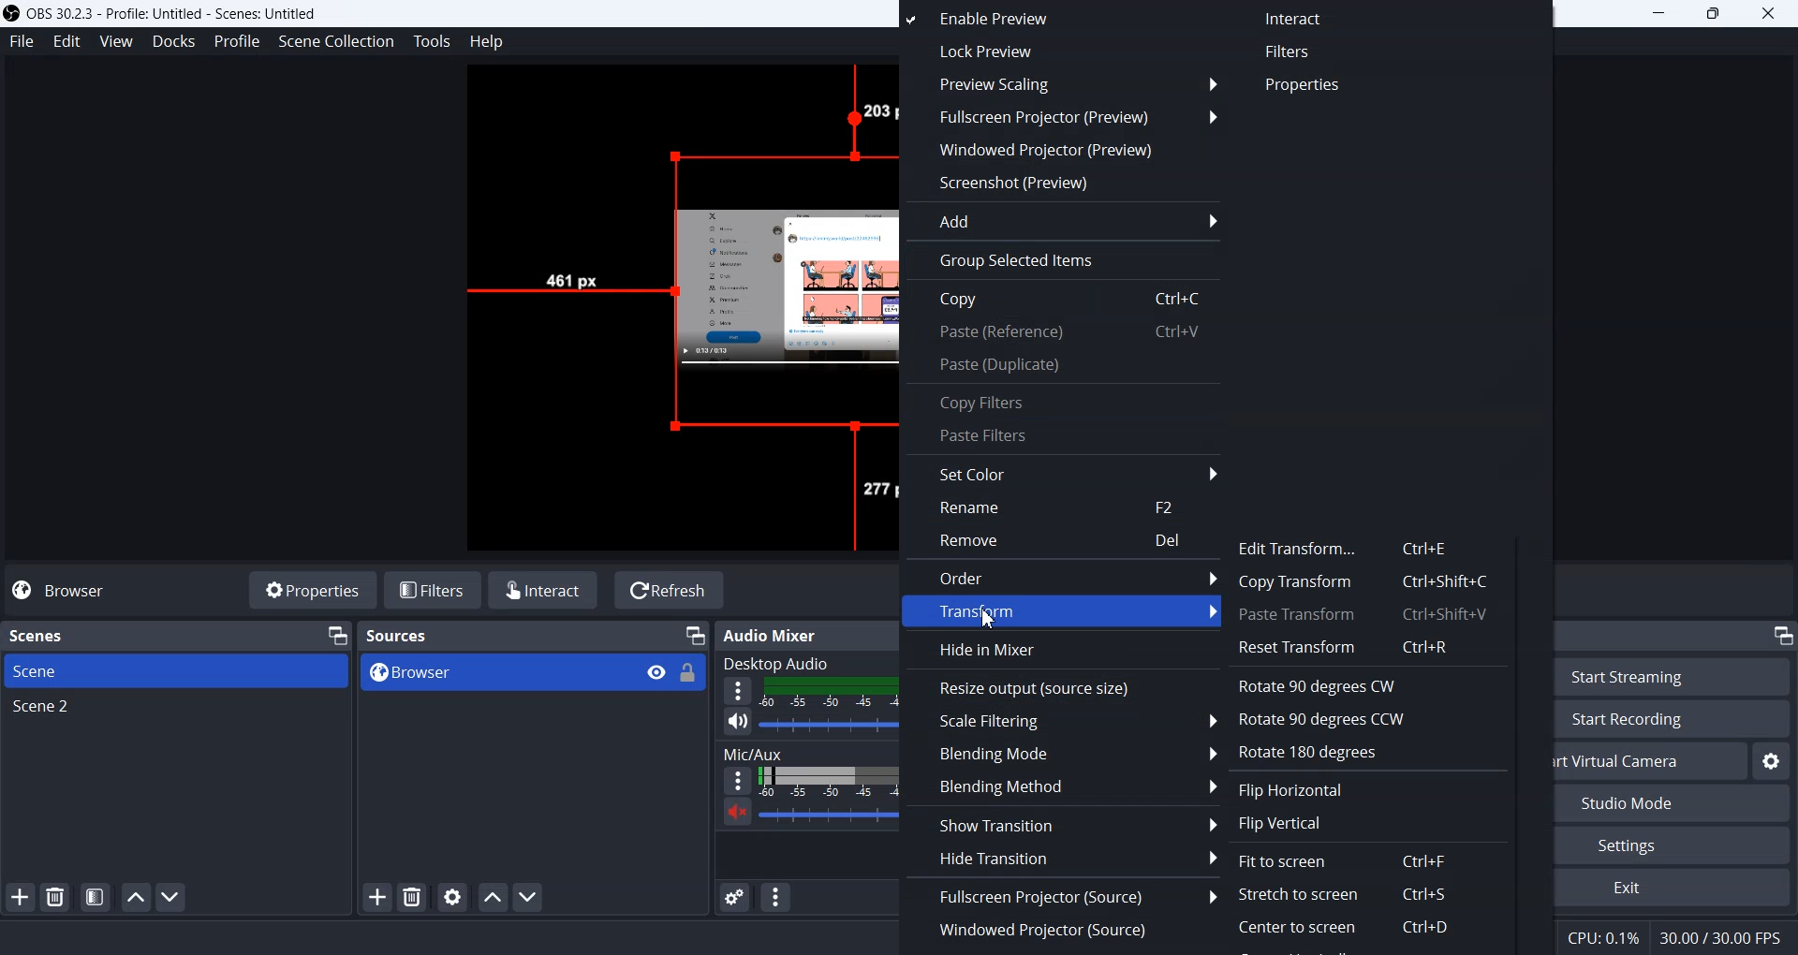 Image resolution: width=1798 pixels, height=955 pixels. I want to click on Move sources up, so click(492, 896).